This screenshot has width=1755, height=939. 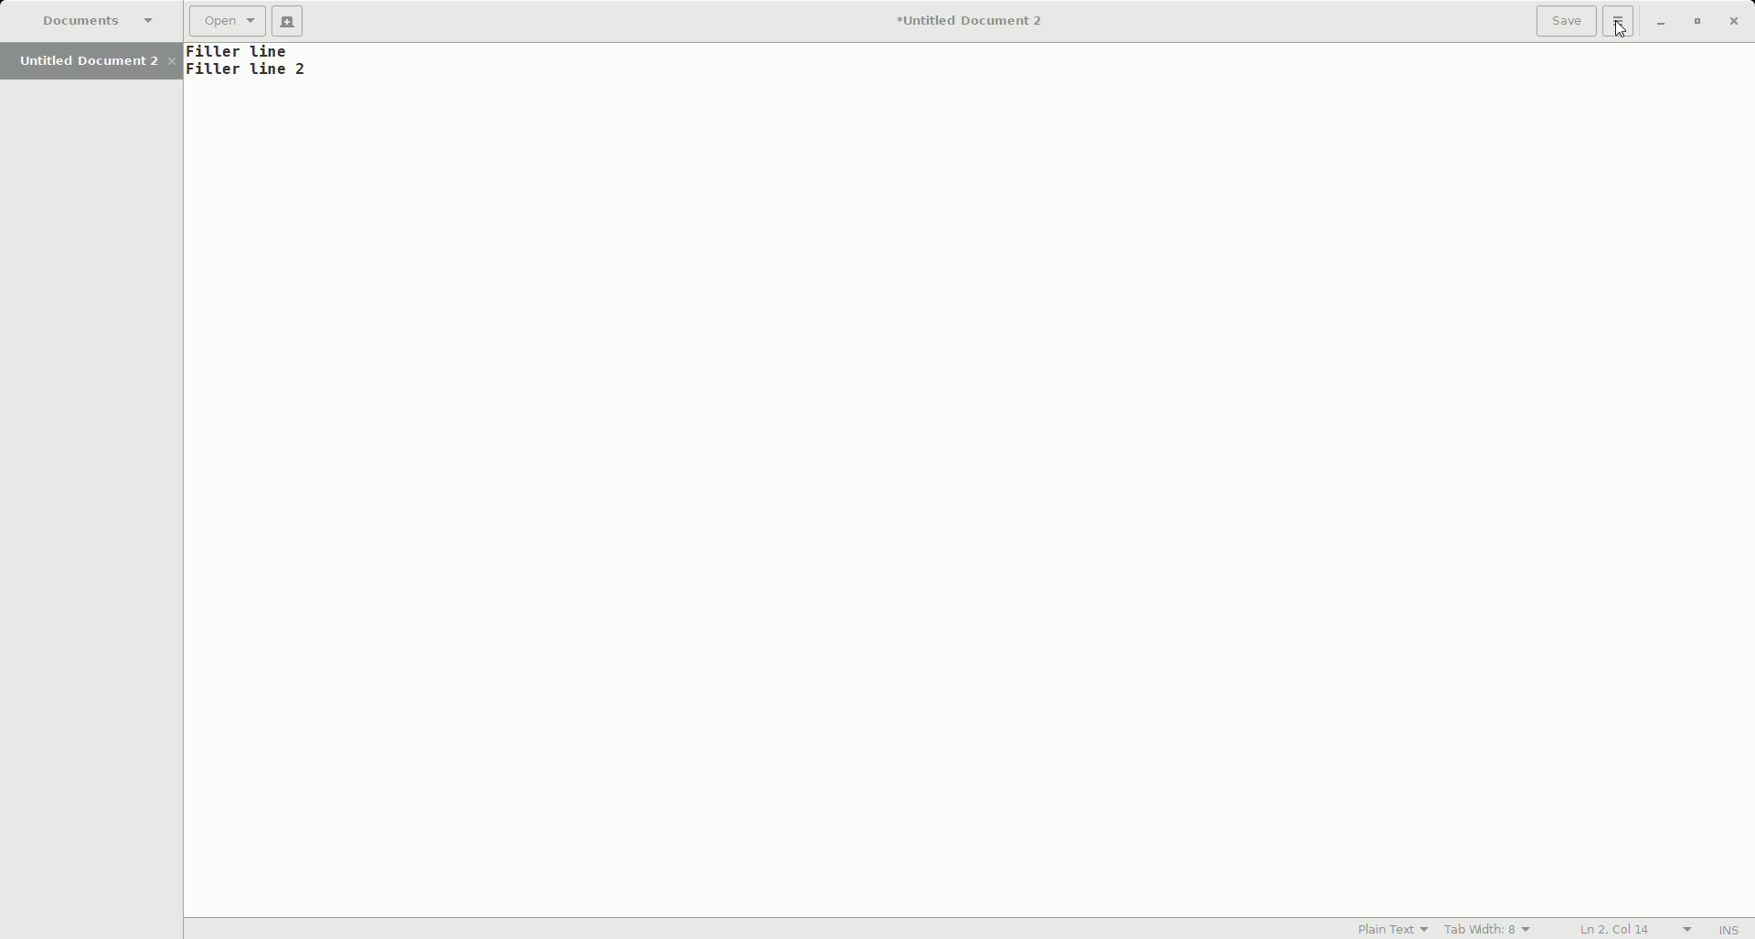 What do you see at coordinates (249, 71) in the screenshot?
I see `Text line 2` at bounding box center [249, 71].